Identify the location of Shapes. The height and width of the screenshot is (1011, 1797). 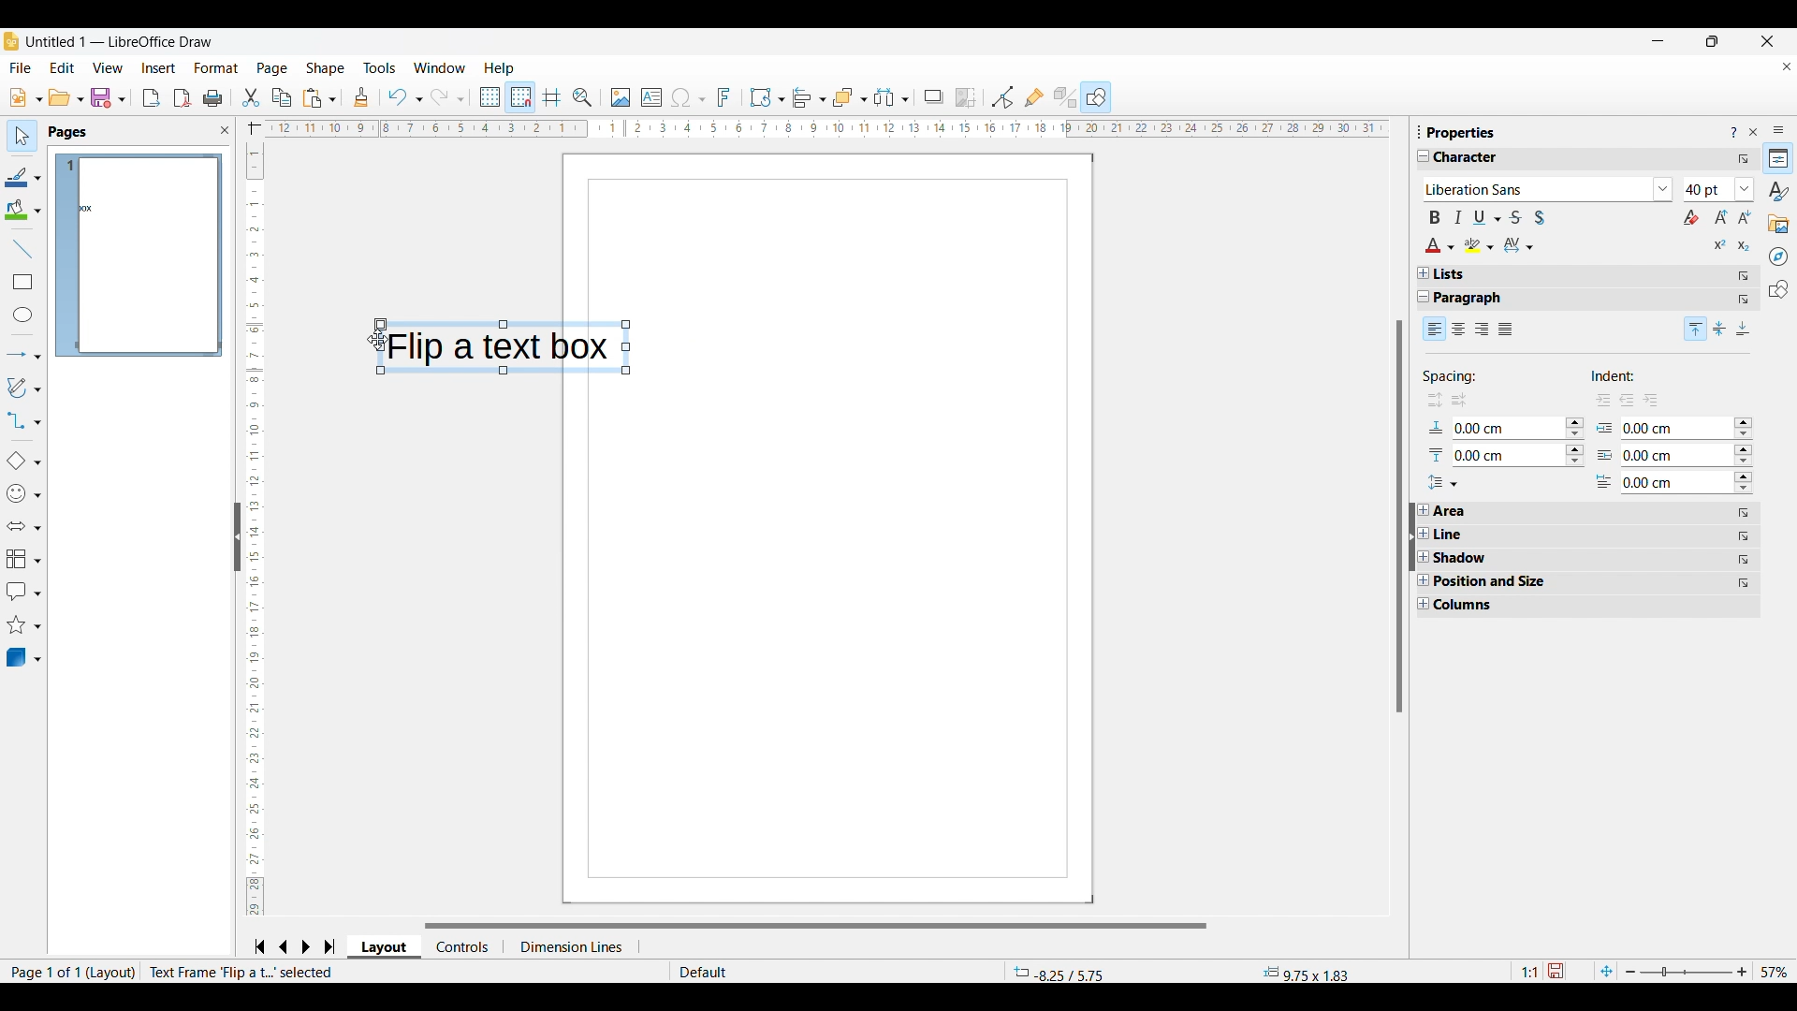
(1779, 289).